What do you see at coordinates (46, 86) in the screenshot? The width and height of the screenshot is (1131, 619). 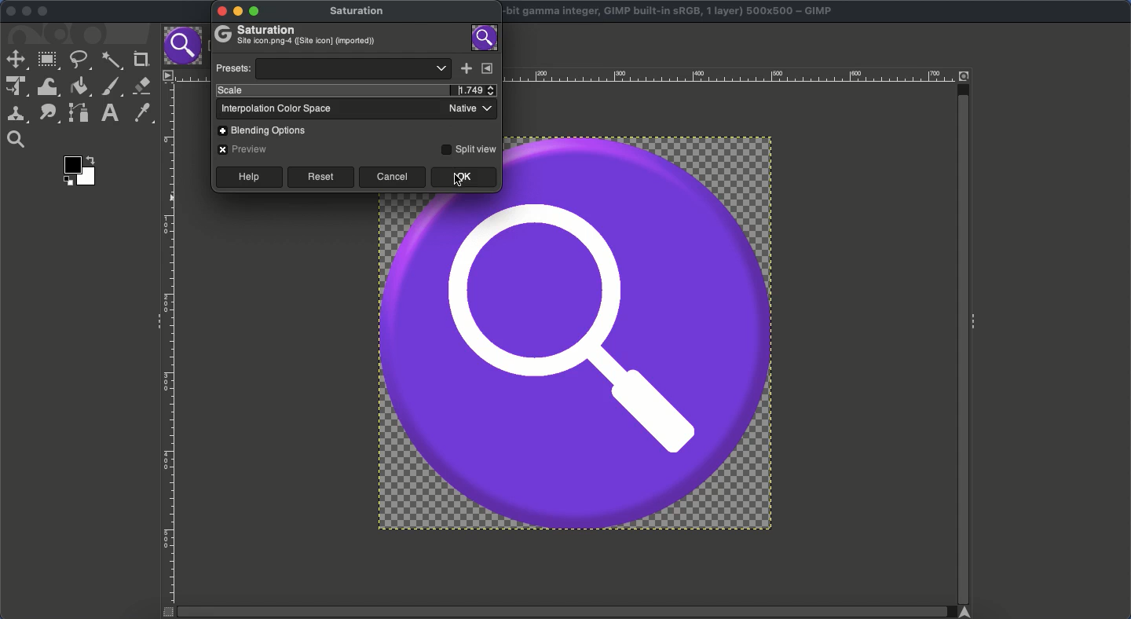 I see `Warp transformation` at bounding box center [46, 86].